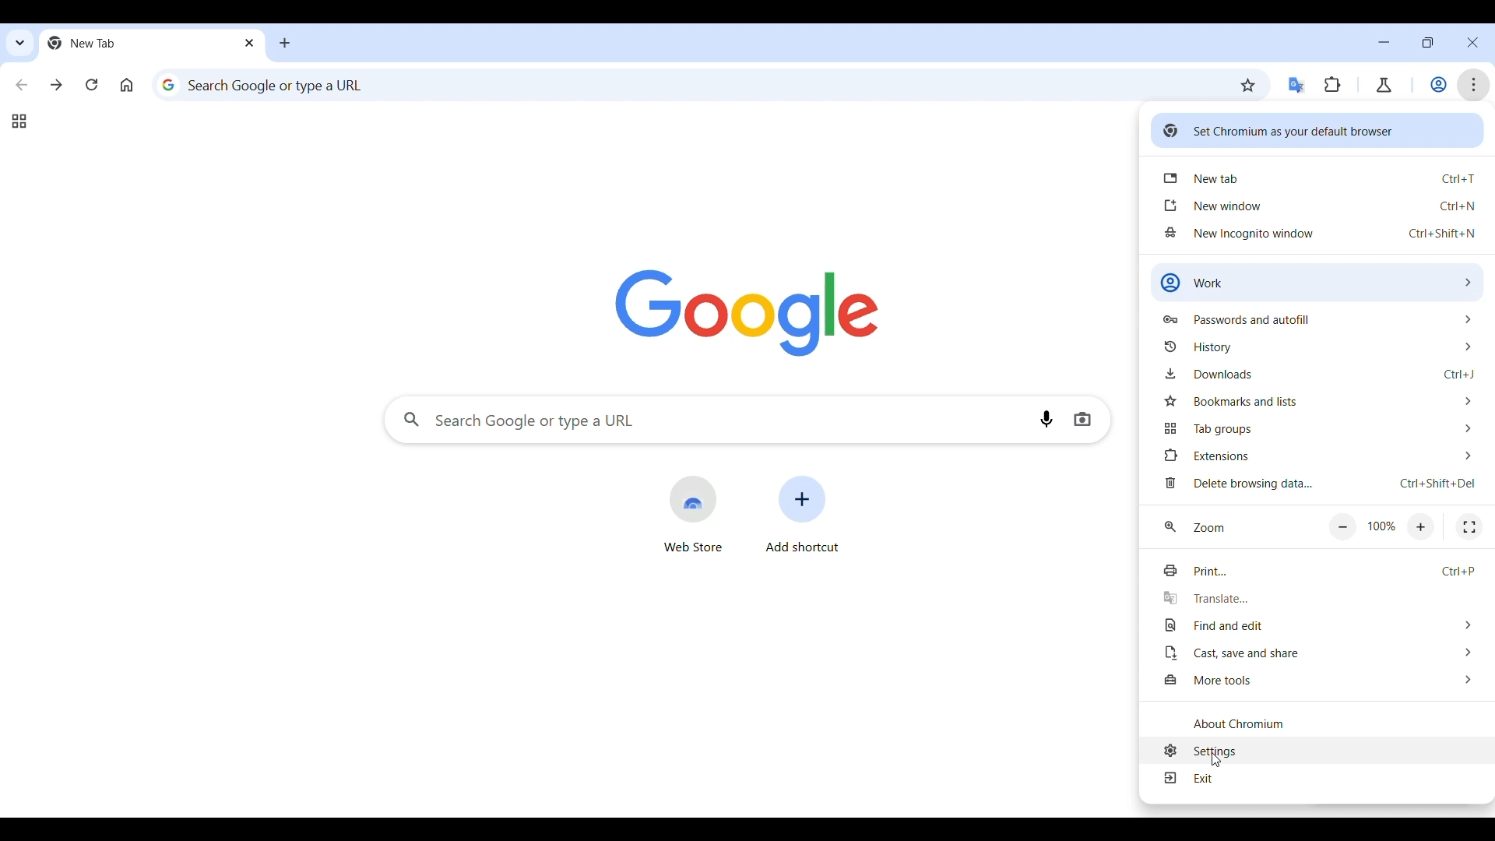 This screenshot has height=841, width=1495. What do you see at coordinates (1320, 346) in the screenshot?
I see `History ` at bounding box center [1320, 346].